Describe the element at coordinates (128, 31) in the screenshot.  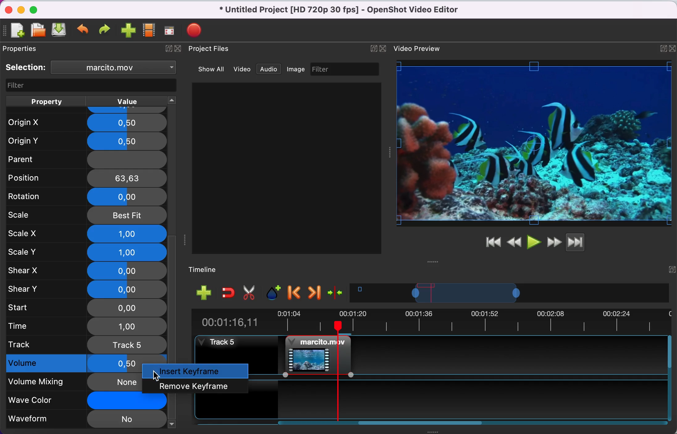
I see `import file` at that location.